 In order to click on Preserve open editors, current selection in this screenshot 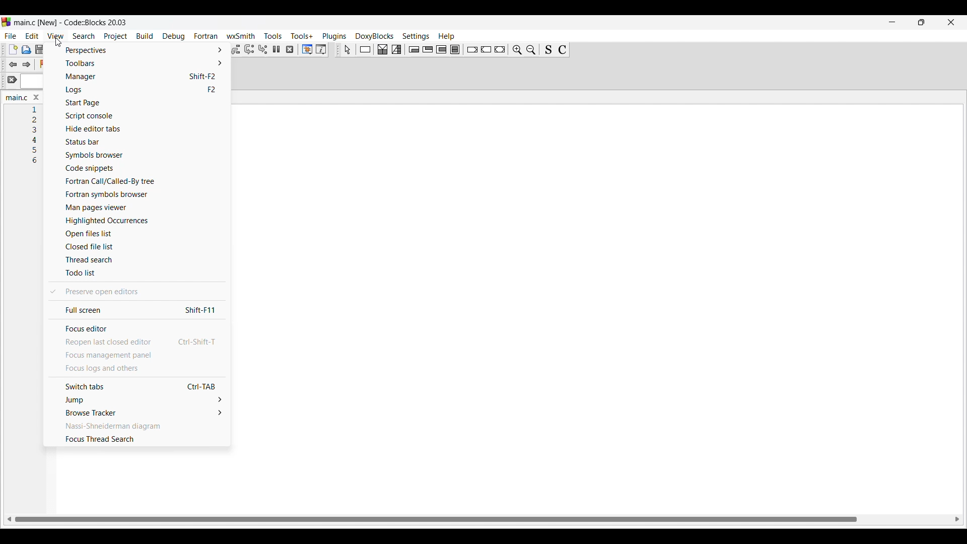, I will do `click(135, 291)`.